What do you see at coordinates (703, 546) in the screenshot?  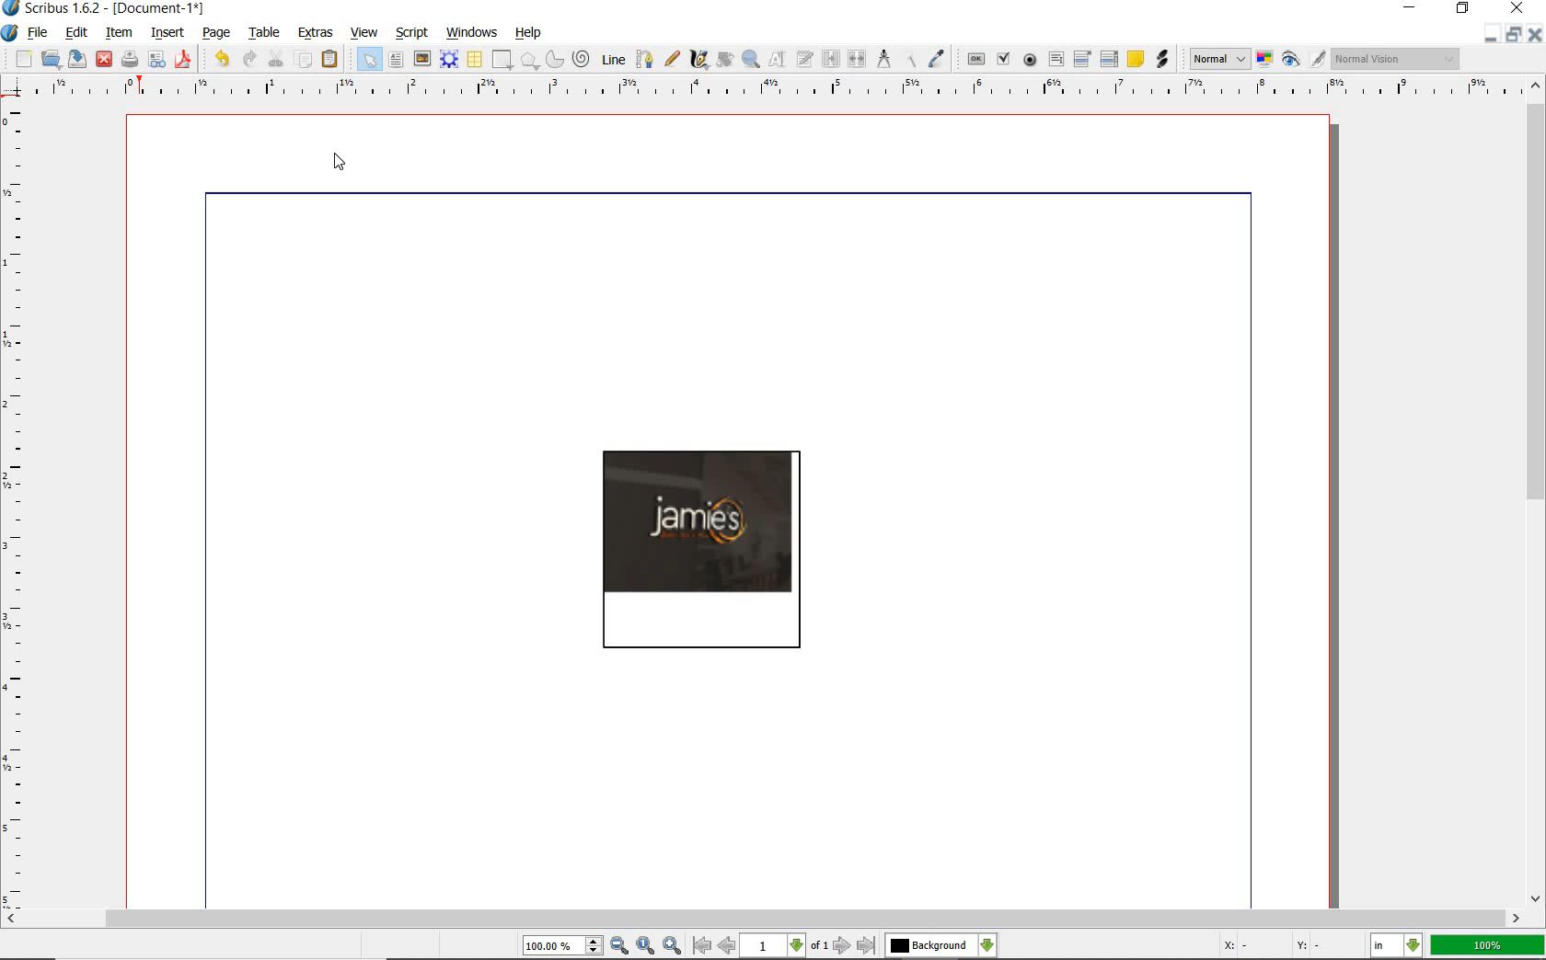 I see `Image` at bounding box center [703, 546].